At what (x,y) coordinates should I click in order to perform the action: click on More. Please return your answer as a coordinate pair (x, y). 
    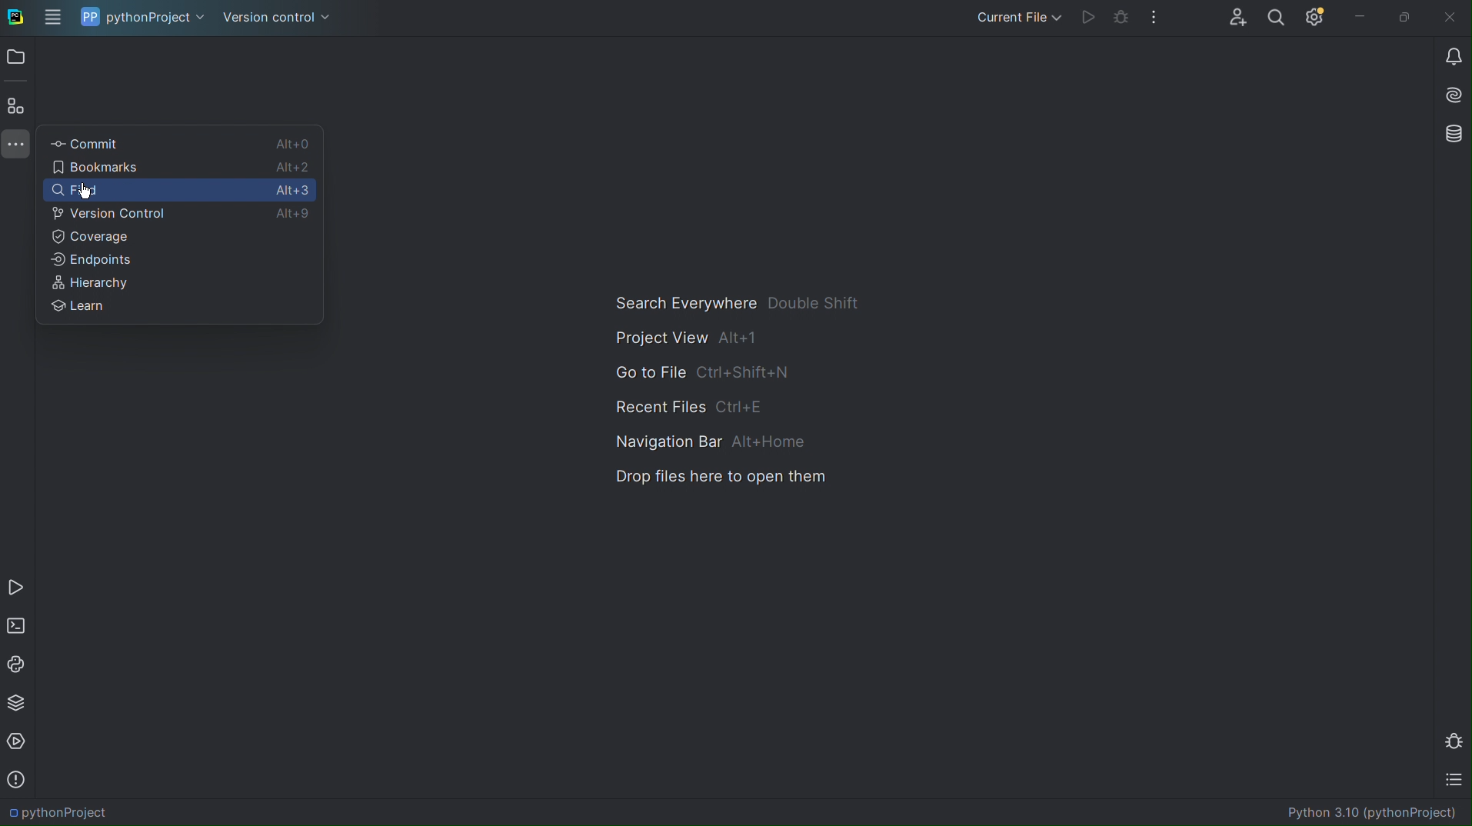
    Looking at the image, I should click on (15, 142).